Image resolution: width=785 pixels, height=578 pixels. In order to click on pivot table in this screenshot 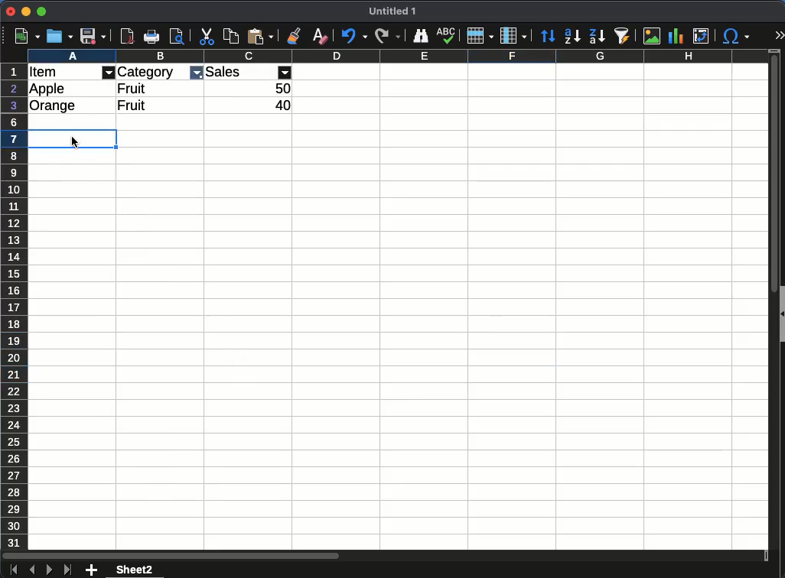, I will do `click(704, 34)`.